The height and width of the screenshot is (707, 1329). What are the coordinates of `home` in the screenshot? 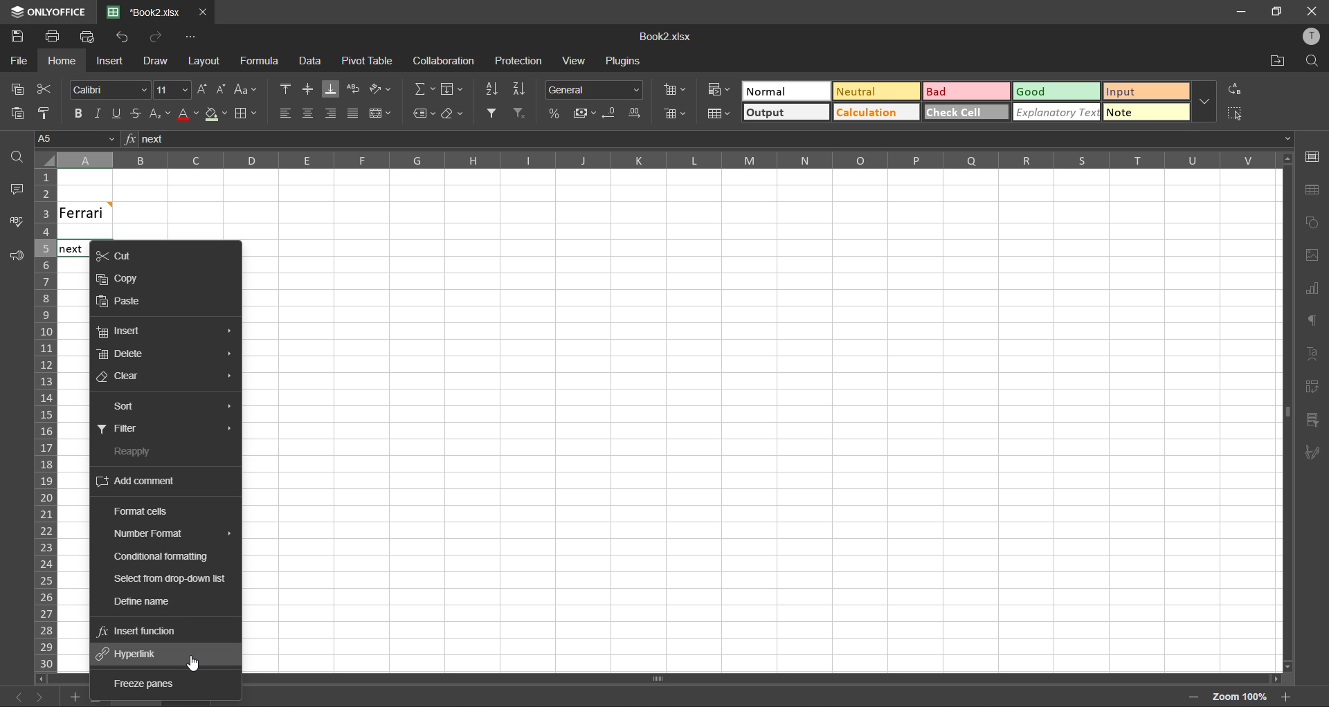 It's located at (58, 61).